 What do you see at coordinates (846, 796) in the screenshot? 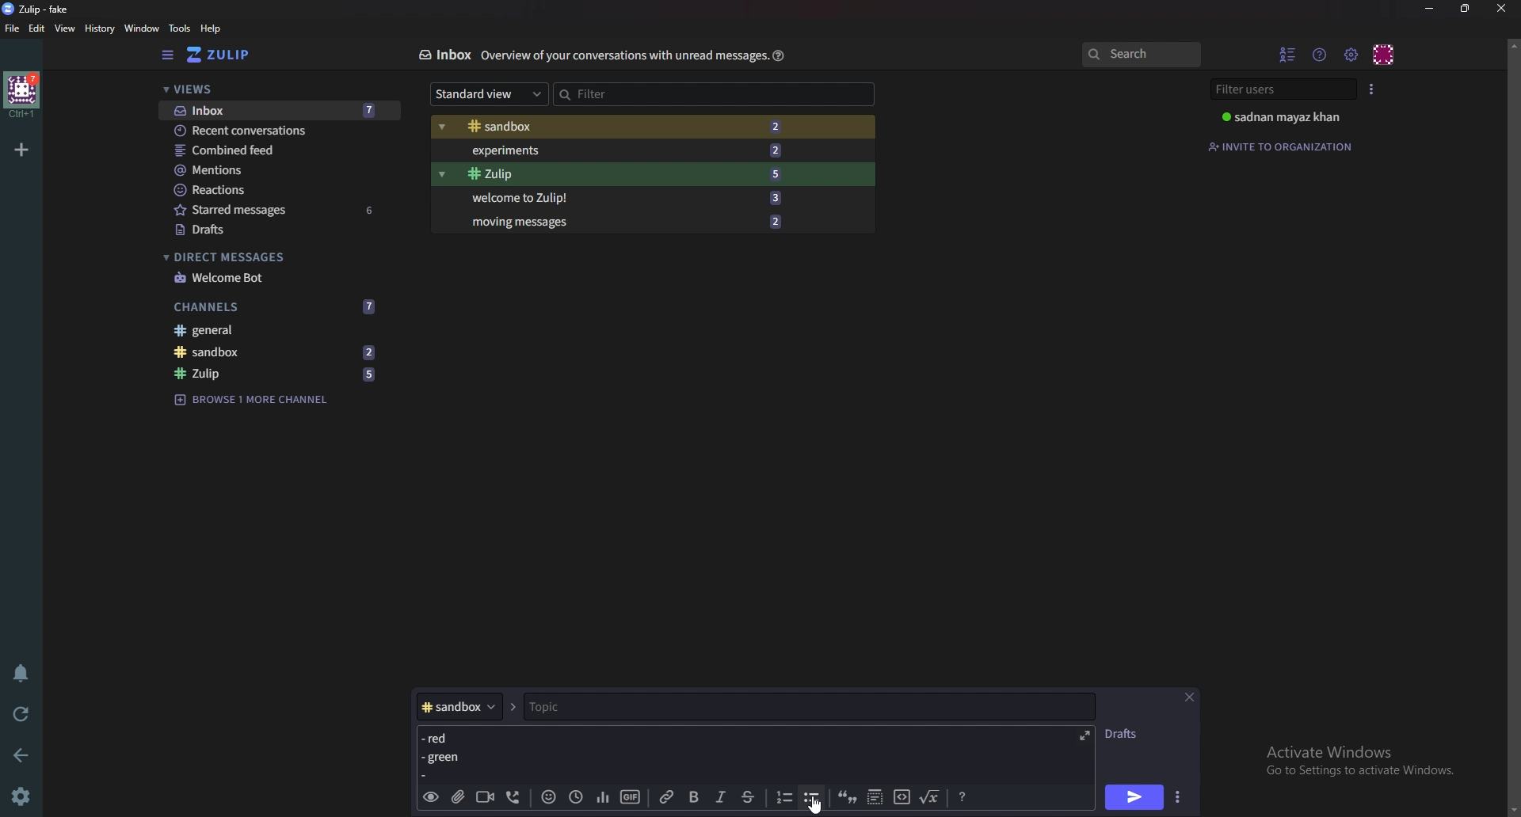
I see `quote` at bounding box center [846, 796].